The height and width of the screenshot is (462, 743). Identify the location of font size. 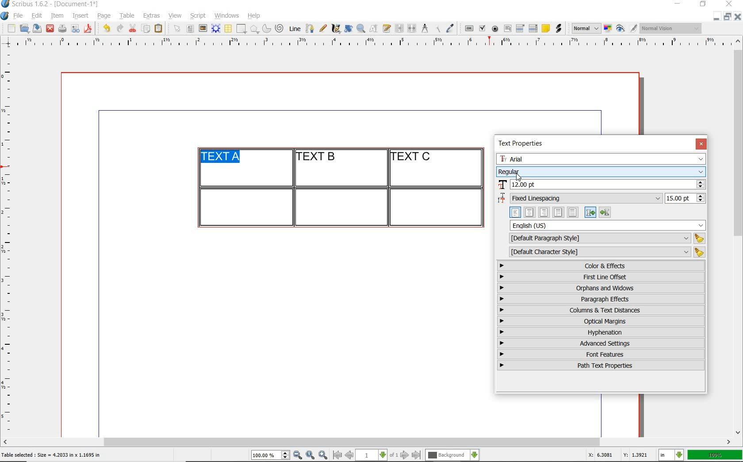
(601, 185).